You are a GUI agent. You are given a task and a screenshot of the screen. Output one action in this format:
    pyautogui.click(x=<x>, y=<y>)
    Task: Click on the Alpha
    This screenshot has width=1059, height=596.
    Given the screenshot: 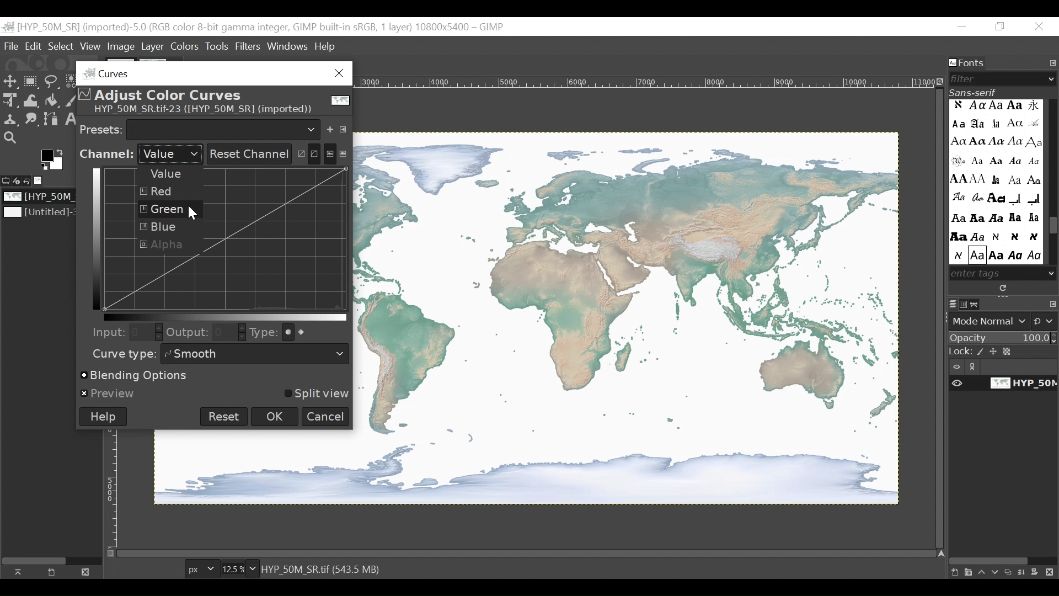 What is the action you would take?
    pyautogui.click(x=163, y=245)
    